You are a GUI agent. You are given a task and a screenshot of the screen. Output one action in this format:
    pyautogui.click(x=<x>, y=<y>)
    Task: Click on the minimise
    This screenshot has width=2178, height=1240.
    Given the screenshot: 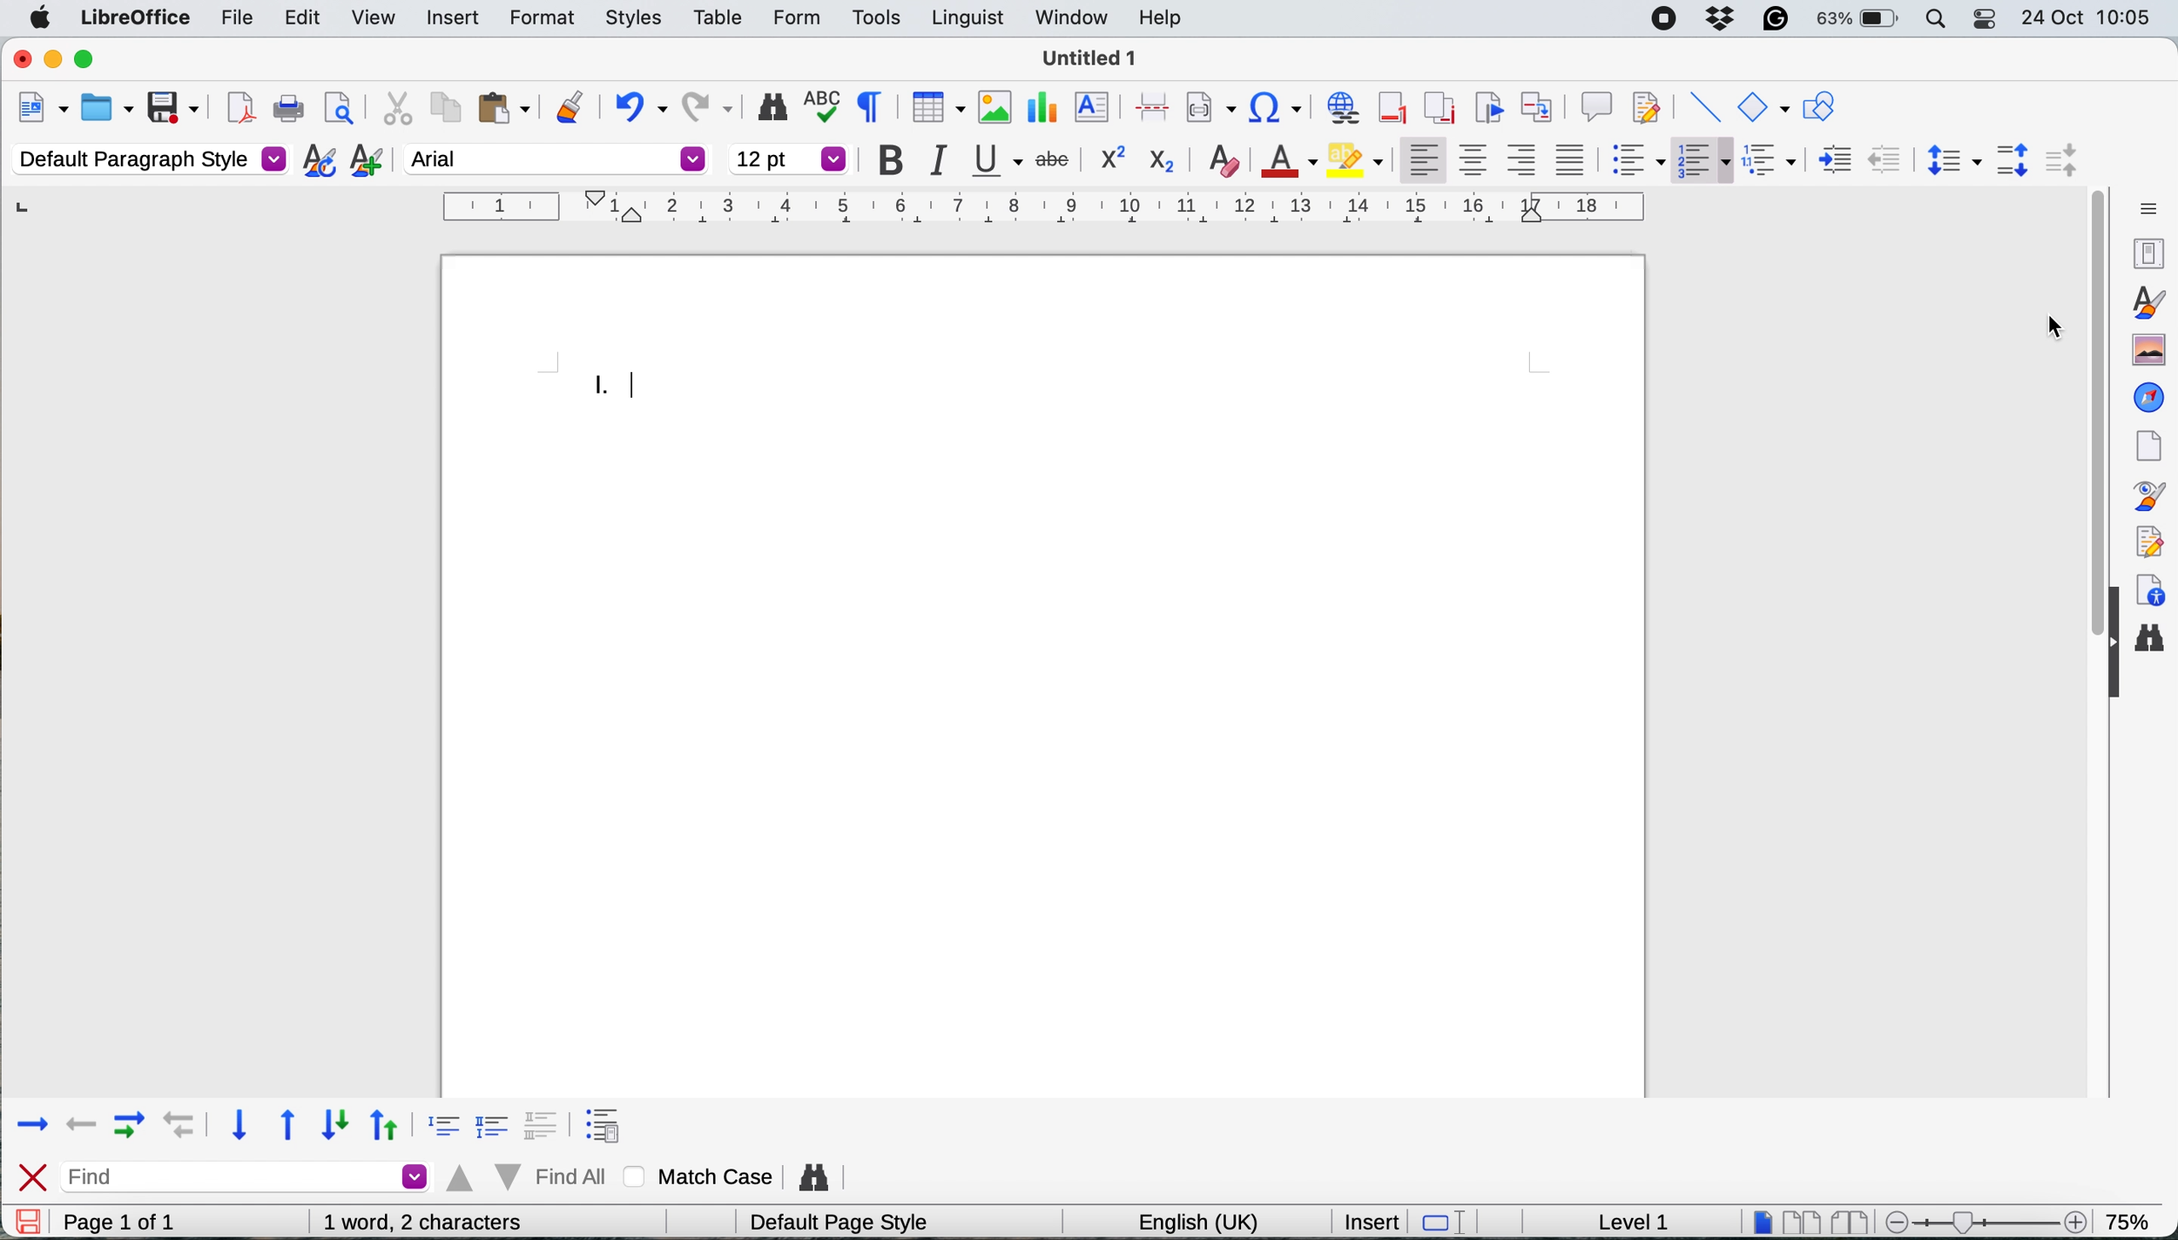 What is the action you would take?
    pyautogui.click(x=54, y=60)
    